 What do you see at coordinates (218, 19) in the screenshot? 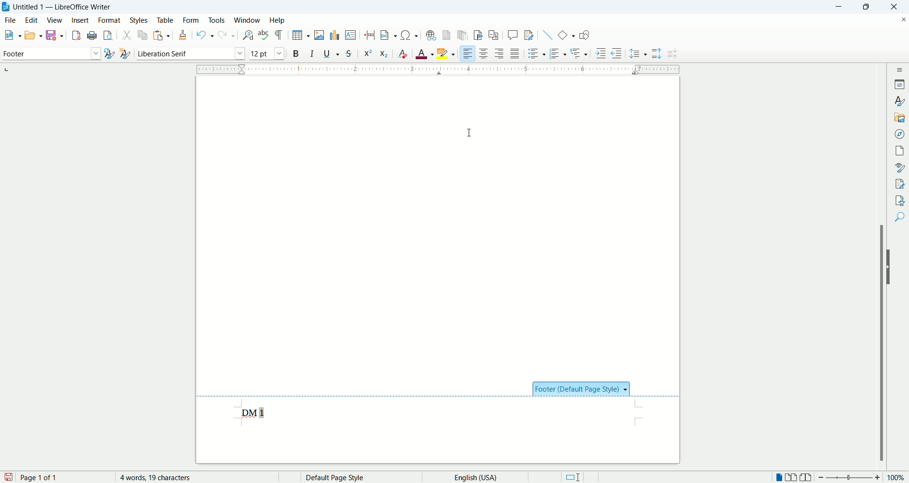
I see `tools` at bounding box center [218, 19].